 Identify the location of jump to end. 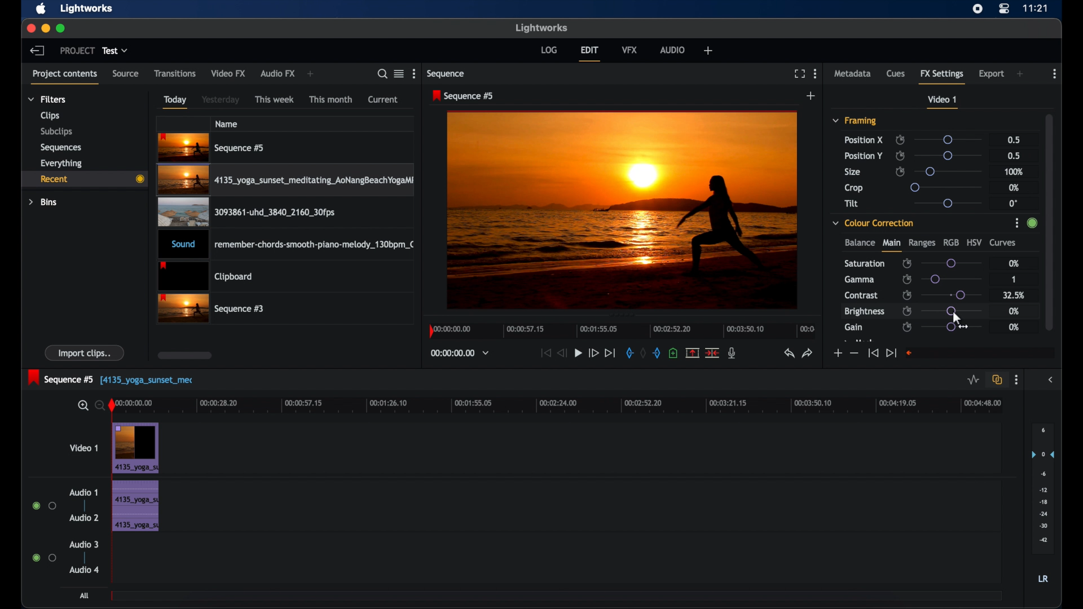
(891, 353).